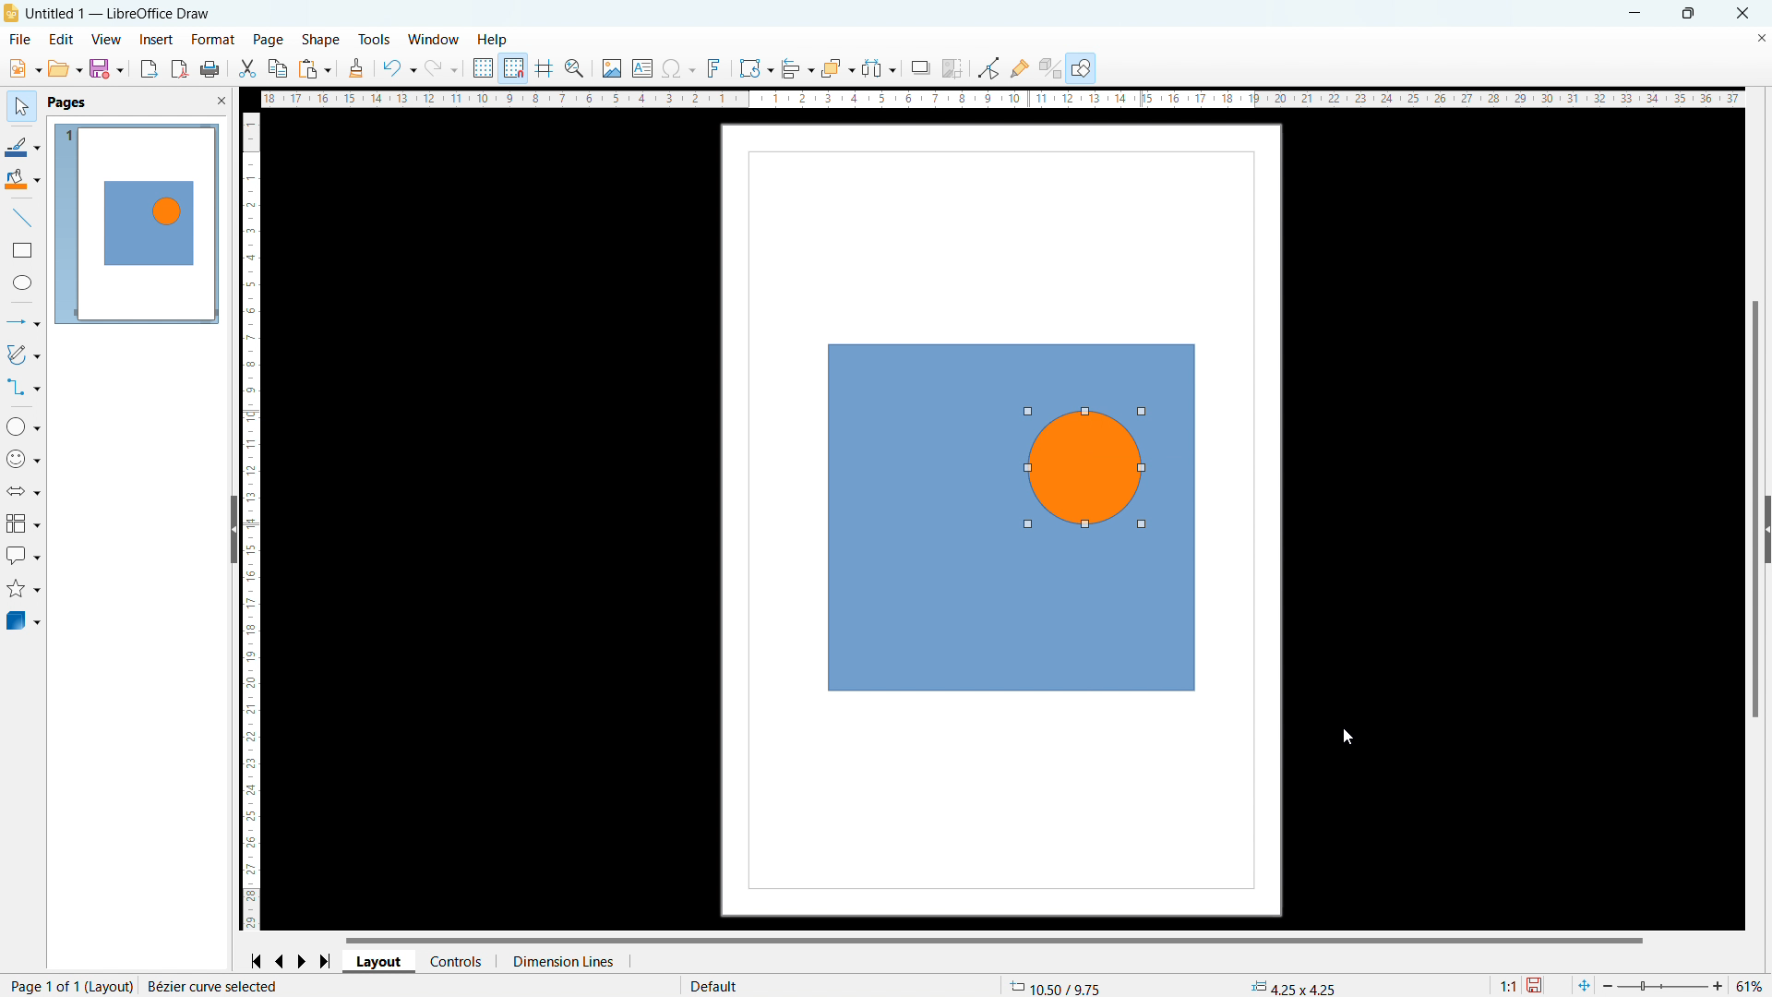 This screenshot has height=997, width=1772. What do you see at coordinates (256, 960) in the screenshot?
I see `go to first page` at bounding box center [256, 960].